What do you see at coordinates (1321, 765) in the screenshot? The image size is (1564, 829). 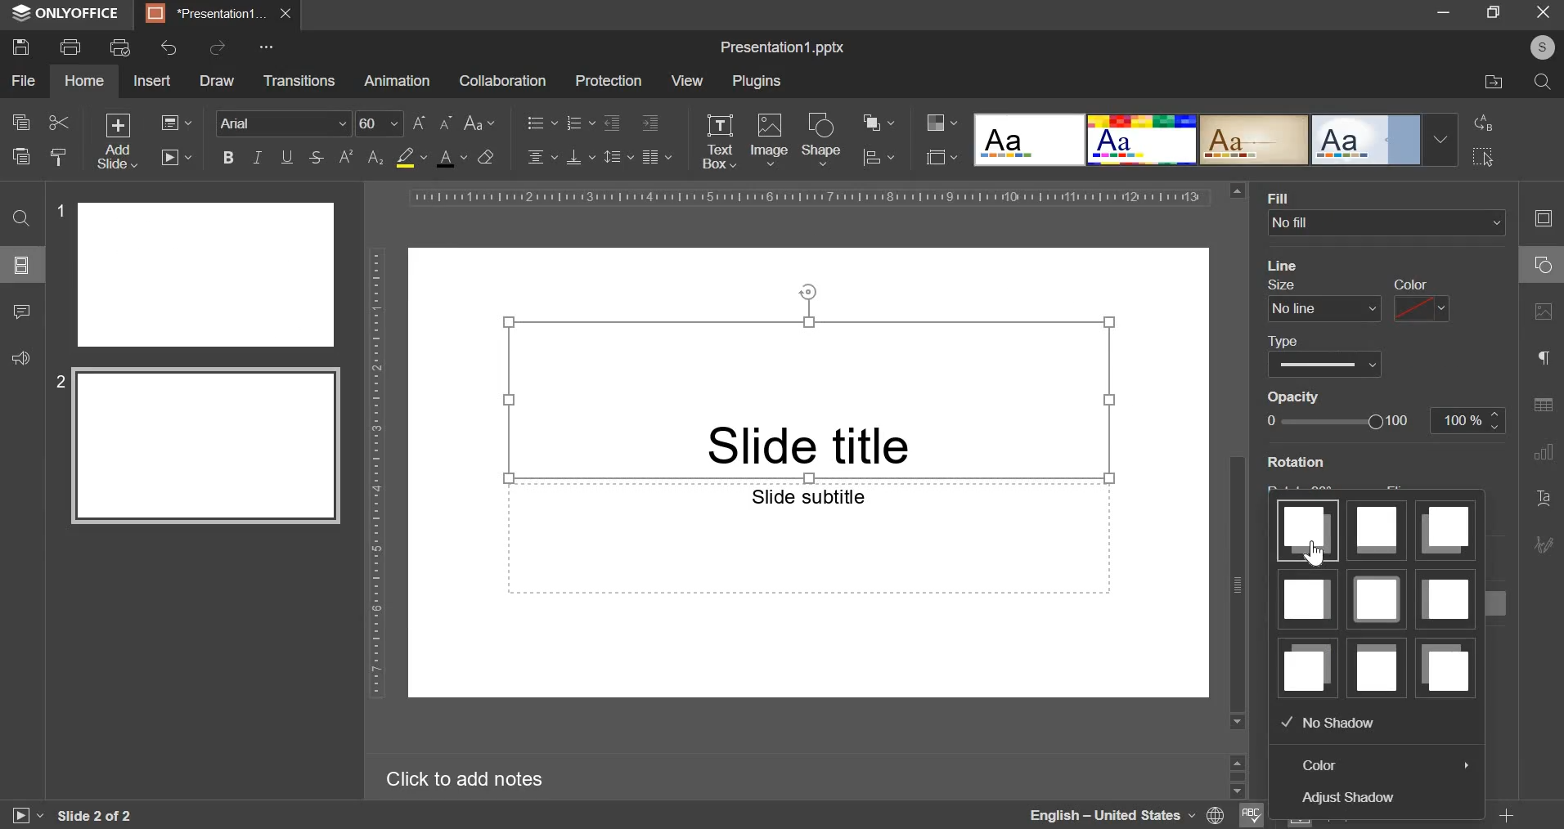 I see `color` at bounding box center [1321, 765].